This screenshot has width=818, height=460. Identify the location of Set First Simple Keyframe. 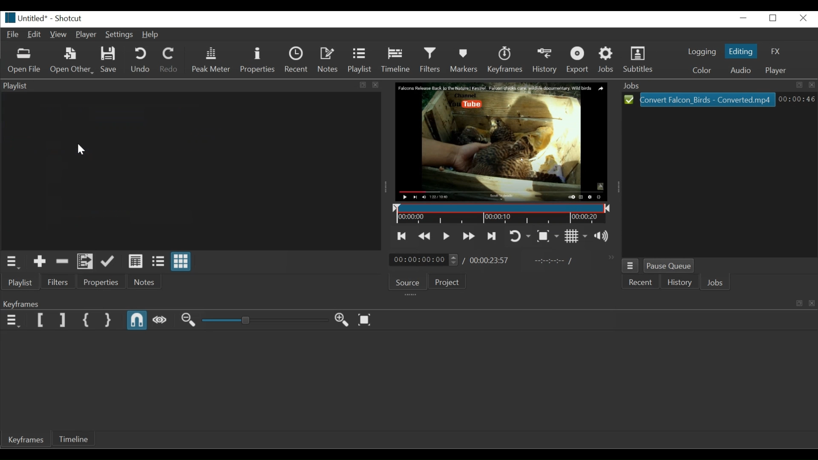
(88, 321).